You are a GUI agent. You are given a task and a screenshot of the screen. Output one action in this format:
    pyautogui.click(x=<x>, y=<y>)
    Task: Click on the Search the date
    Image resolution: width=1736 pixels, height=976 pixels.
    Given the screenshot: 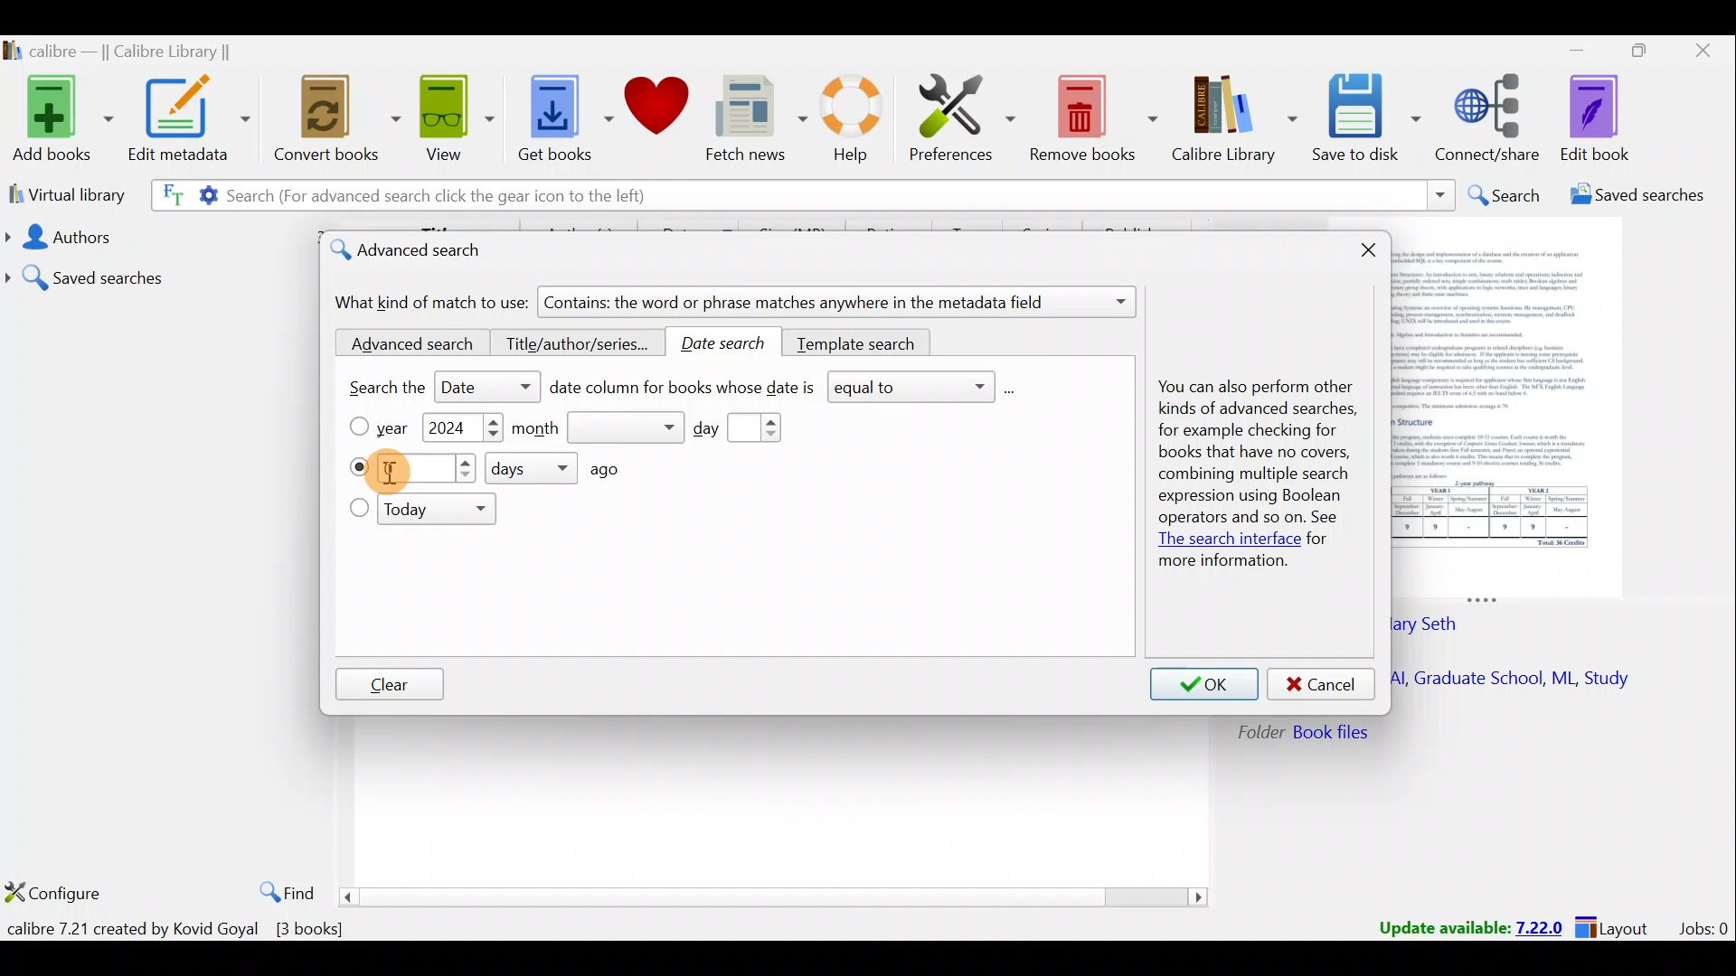 What is the action you would take?
    pyautogui.click(x=429, y=389)
    